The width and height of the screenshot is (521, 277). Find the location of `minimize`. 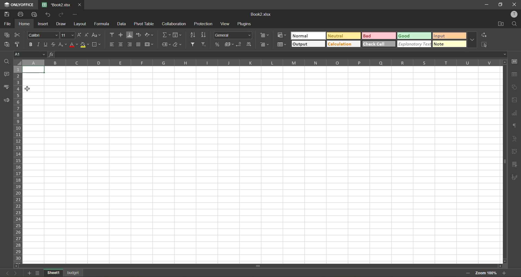

minimize is located at coordinates (483, 5).